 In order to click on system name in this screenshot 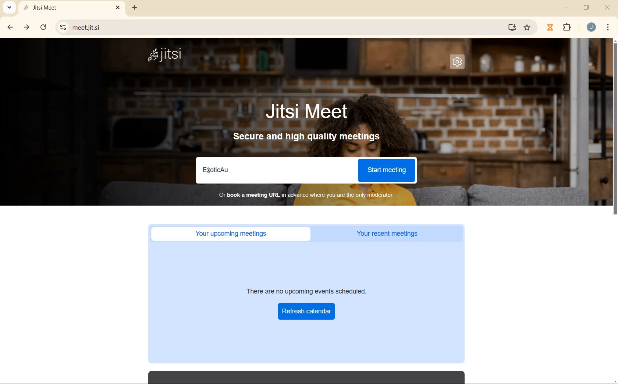, I will do `click(169, 56)`.